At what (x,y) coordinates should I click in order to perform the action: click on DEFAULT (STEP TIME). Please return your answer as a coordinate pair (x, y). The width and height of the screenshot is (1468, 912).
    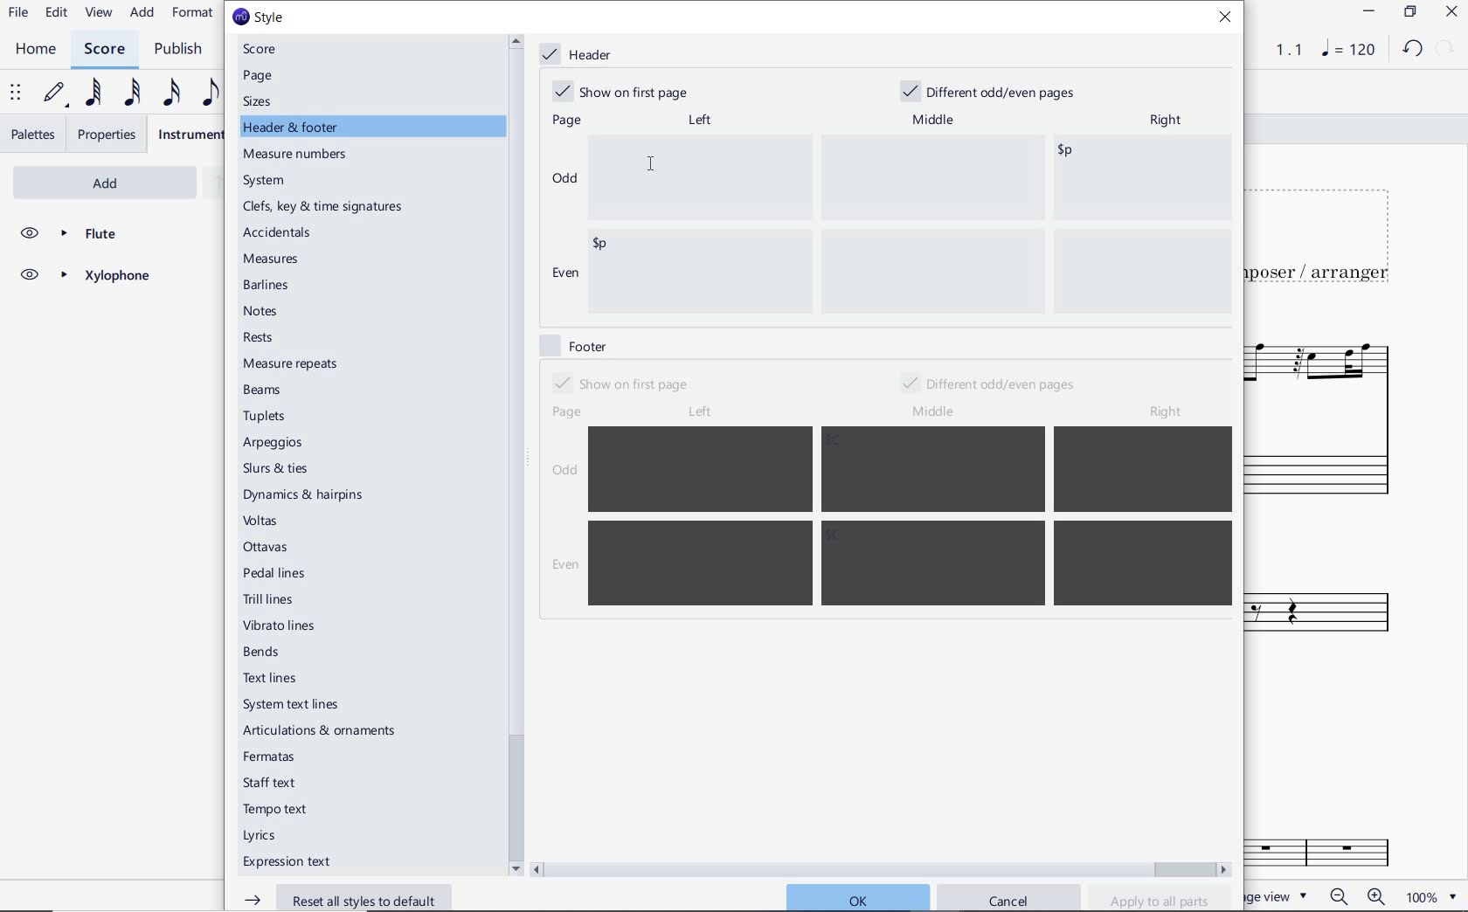
    Looking at the image, I should click on (55, 95).